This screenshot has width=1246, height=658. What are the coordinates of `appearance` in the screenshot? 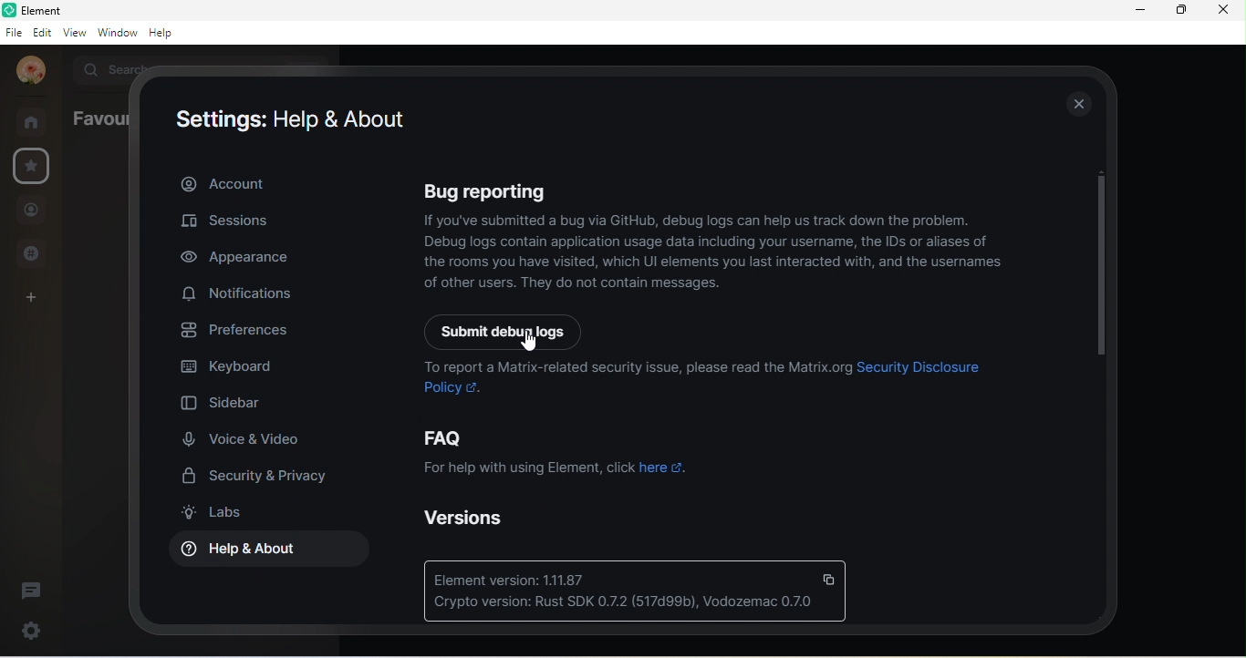 It's located at (249, 261).